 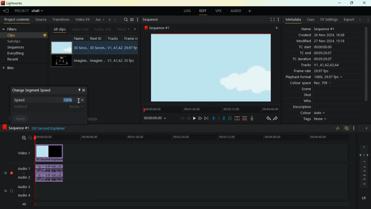 What do you see at coordinates (110, 19) in the screenshot?
I see `right` at bounding box center [110, 19].